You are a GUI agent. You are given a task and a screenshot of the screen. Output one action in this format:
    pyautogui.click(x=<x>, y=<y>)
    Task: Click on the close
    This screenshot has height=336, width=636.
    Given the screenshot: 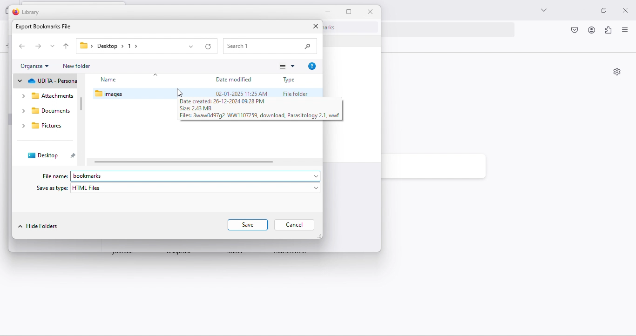 What is the action you would take?
    pyautogui.click(x=315, y=27)
    